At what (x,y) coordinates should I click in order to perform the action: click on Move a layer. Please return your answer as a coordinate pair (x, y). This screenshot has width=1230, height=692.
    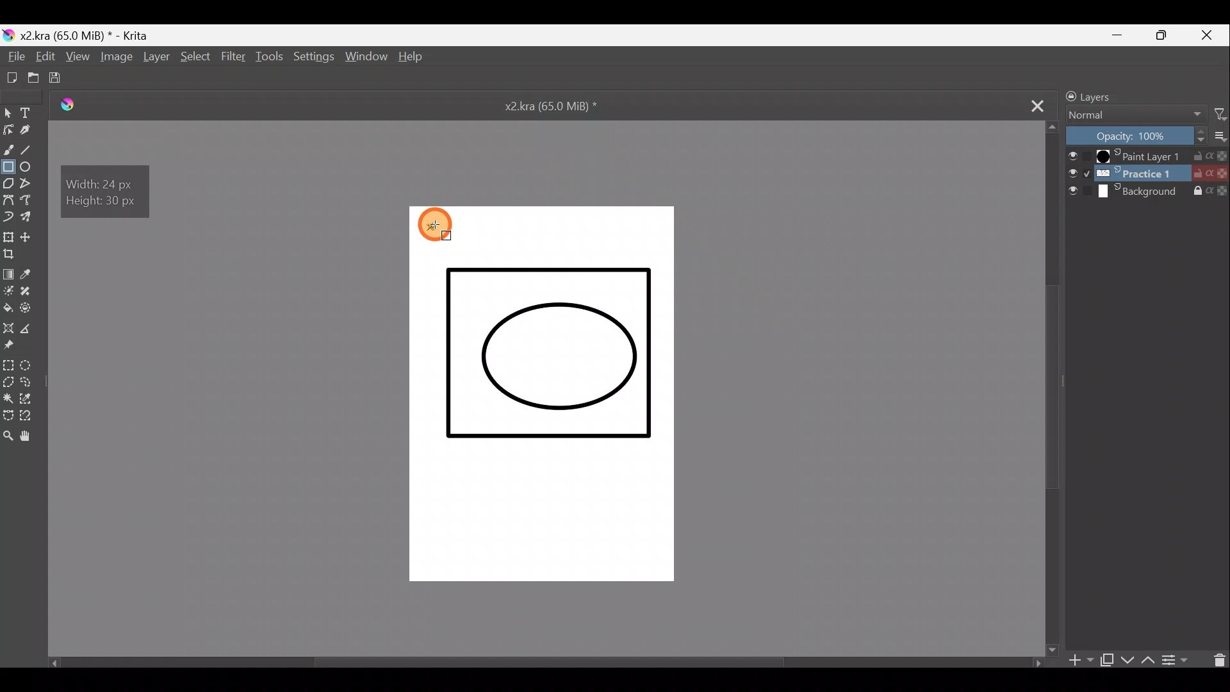
    Looking at the image, I should click on (28, 235).